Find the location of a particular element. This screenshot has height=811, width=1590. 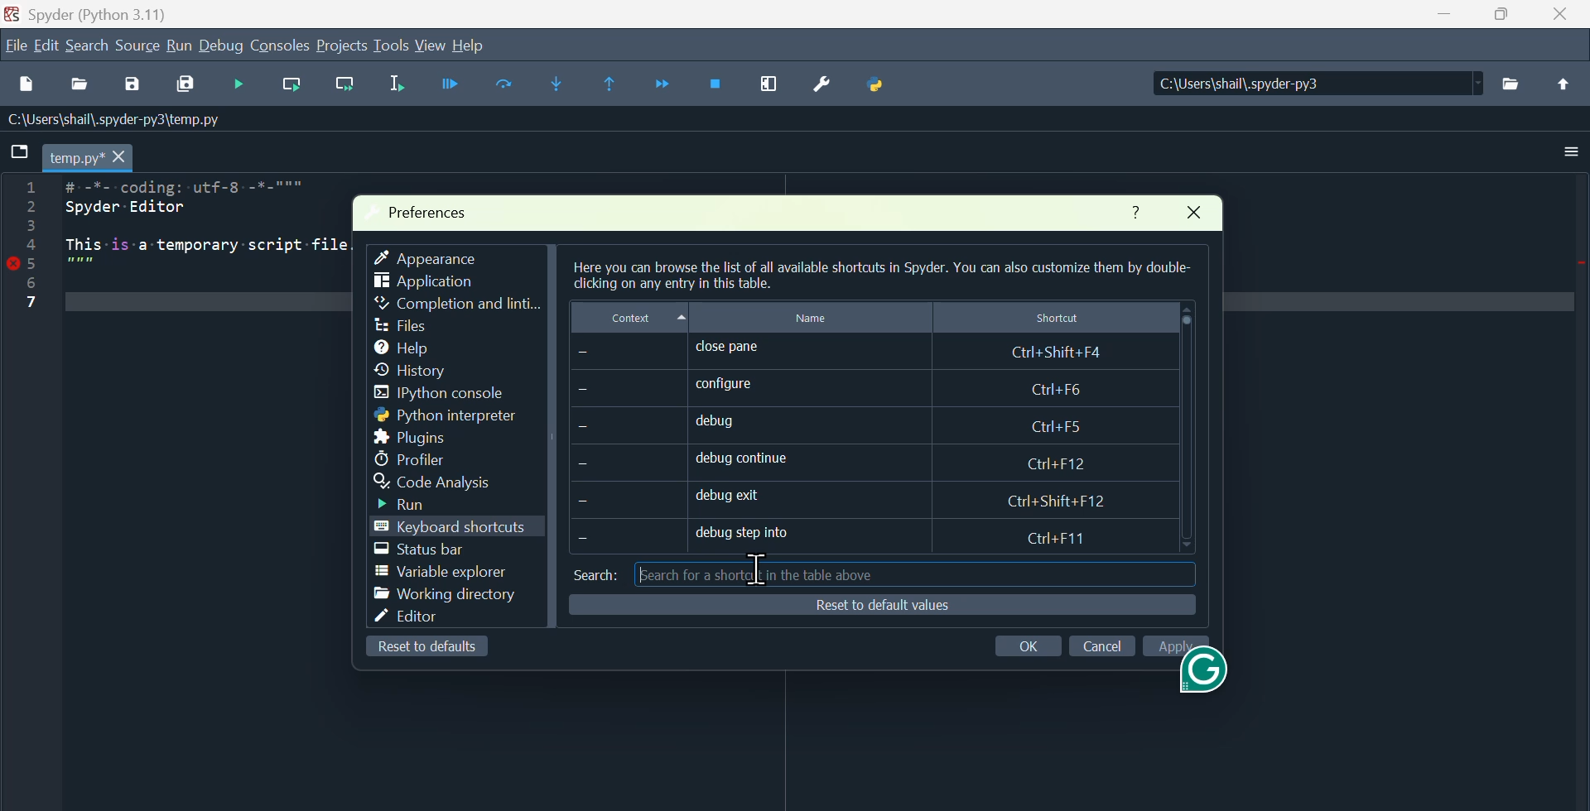

File Upload is located at coordinates (1563, 93).